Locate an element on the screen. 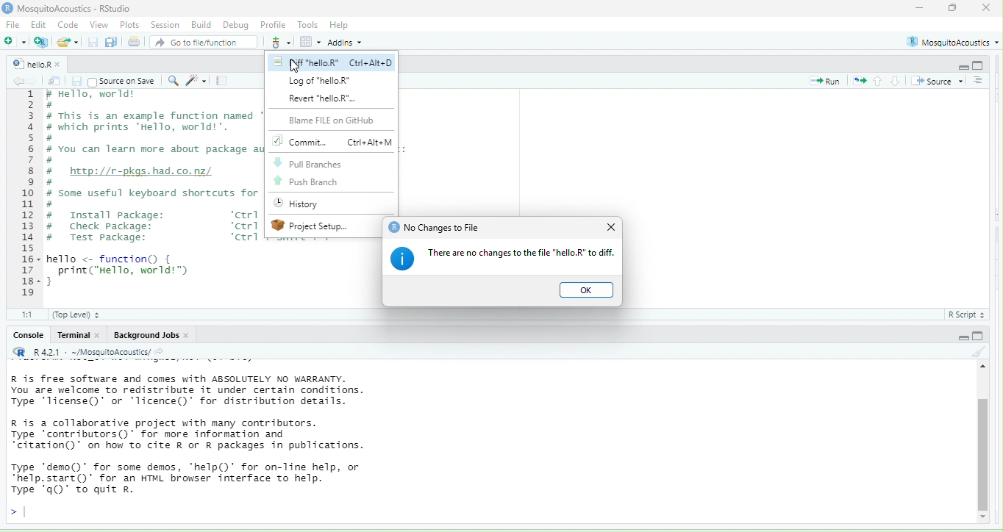 The image size is (1003, 532). go to next section/chunk is located at coordinates (894, 82).